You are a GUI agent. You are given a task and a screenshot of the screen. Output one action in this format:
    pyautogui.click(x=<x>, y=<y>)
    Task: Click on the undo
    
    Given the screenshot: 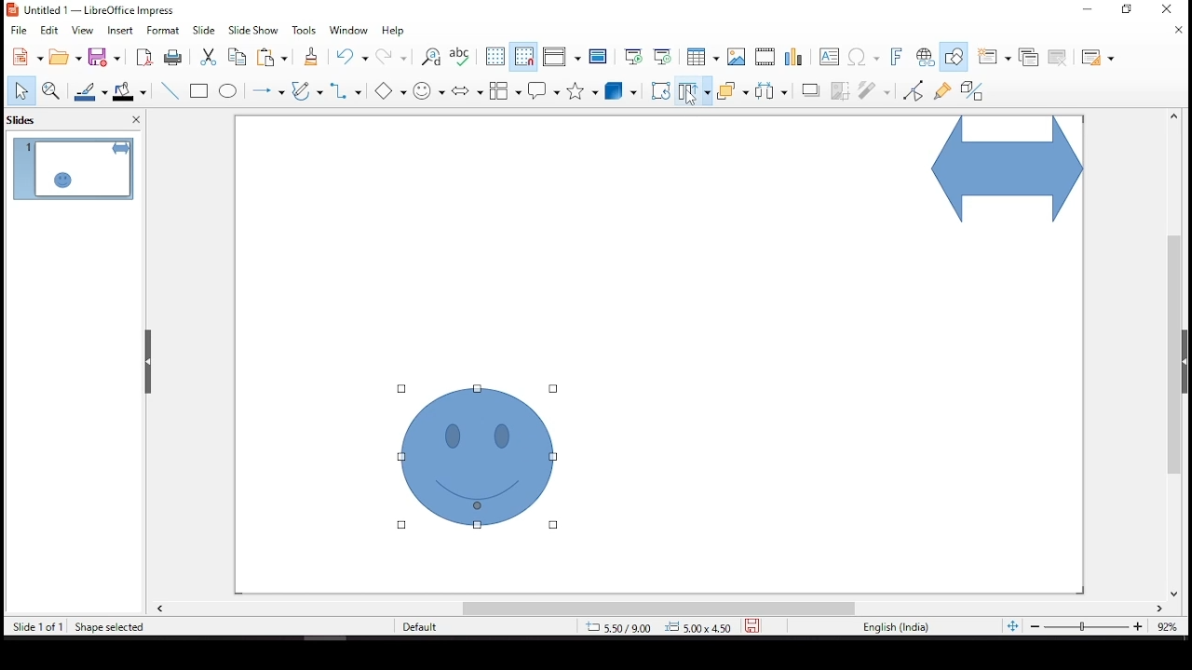 What is the action you would take?
    pyautogui.click(x=356, y=57)
    